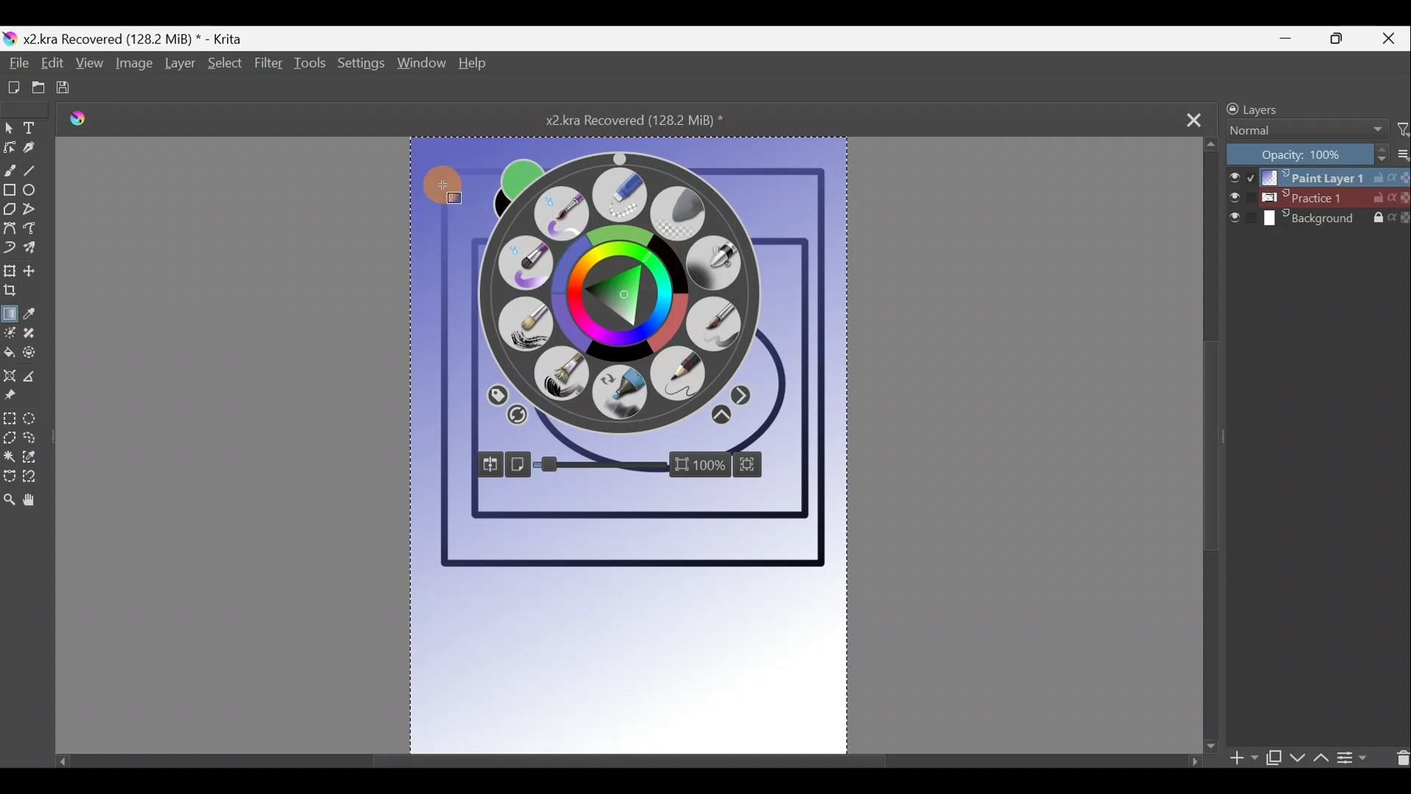 This screenshot has width=1411, height=794. Describe the element at coordinates (518, 264) in the screenshot. I see `Wet paint` at that location.